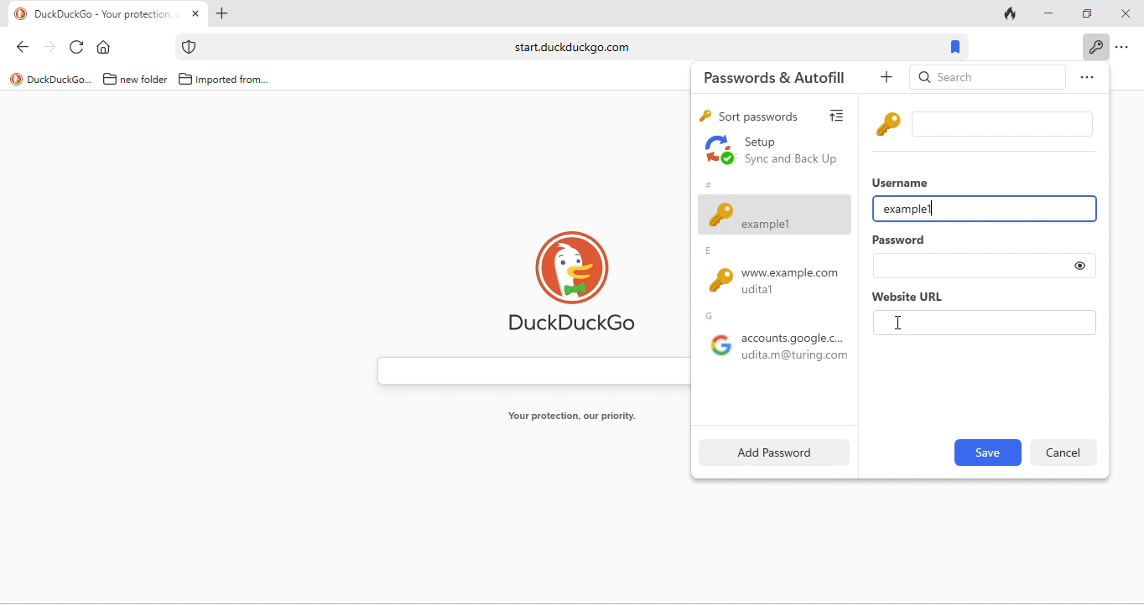  Describe the element at coordinates (573, 279) in the screenshot. I see `duck duck go logo` at that location.